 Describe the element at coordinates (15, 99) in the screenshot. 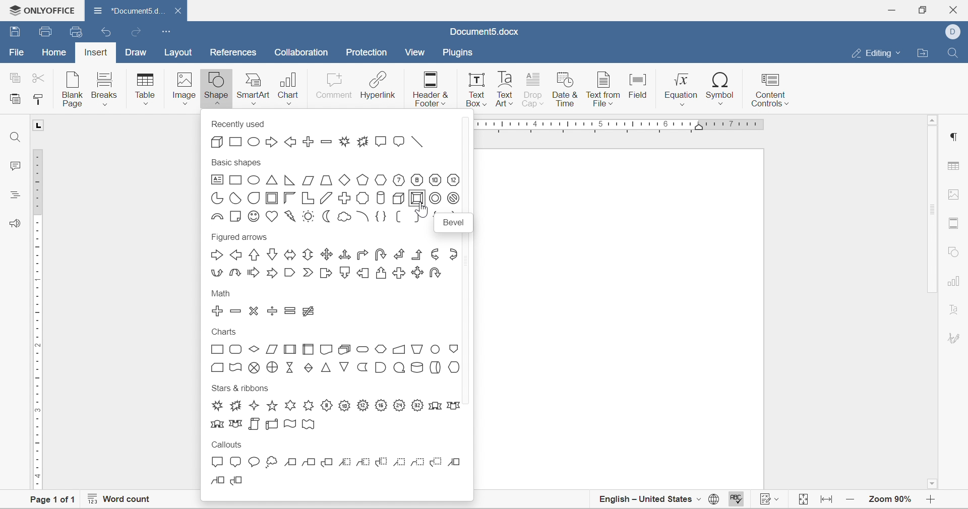

I see `paste` at that location.